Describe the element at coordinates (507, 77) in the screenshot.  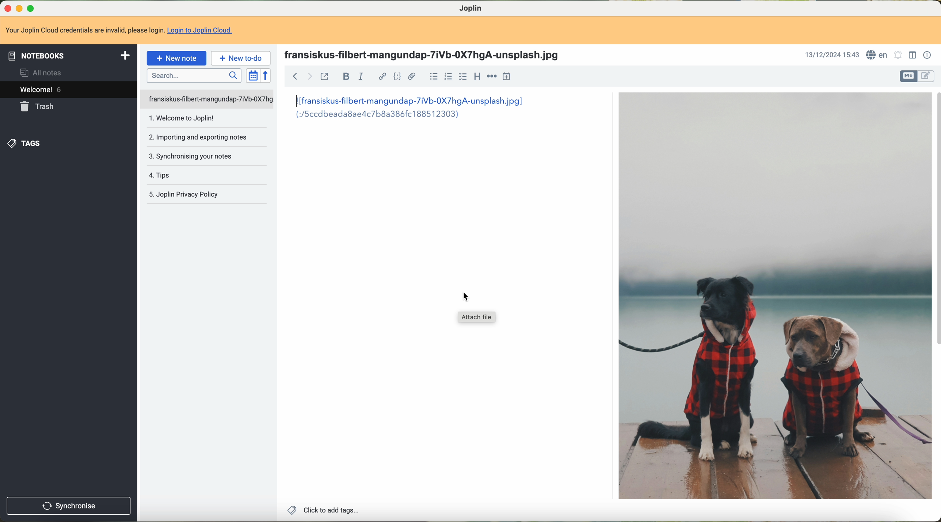
I see `insert time` at that location.